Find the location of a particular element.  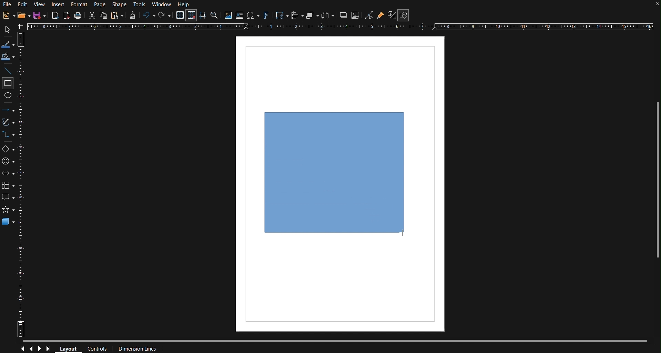

Curves and Polygons is located at coordinates (9, 122).